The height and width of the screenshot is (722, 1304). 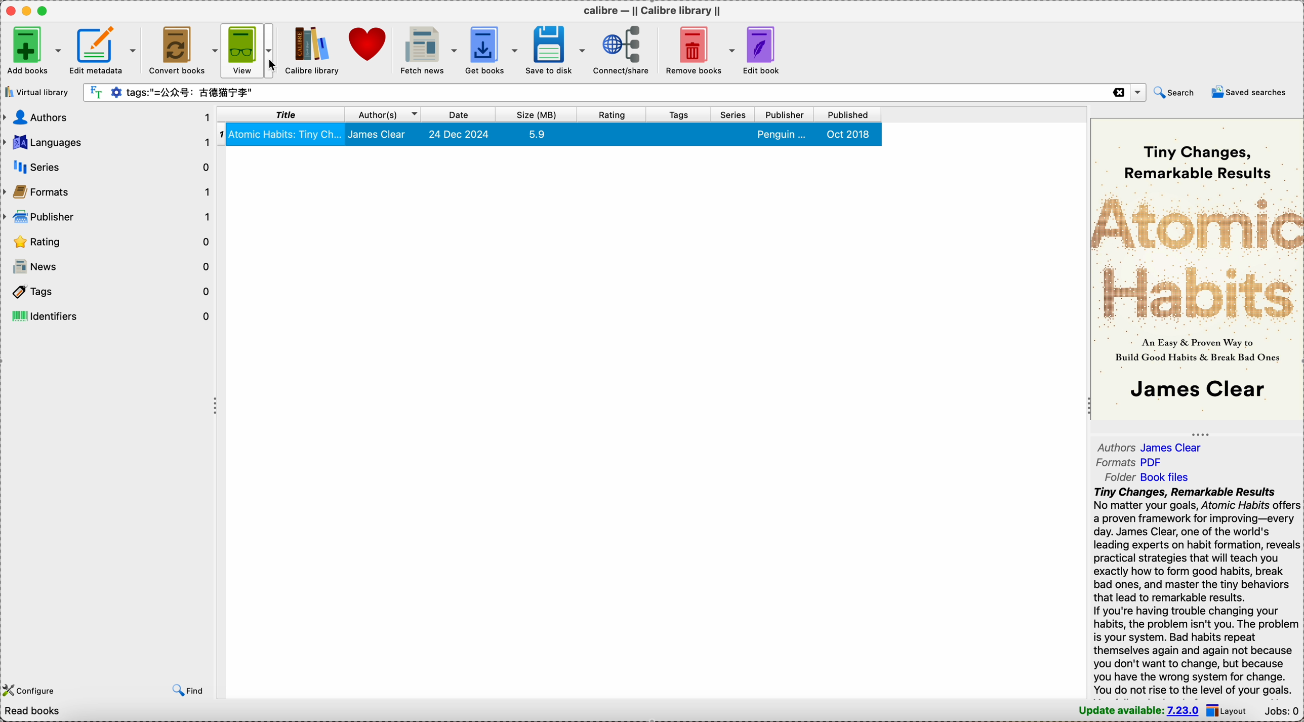 What do you see at coordinates (108, 240) in the screenshot?
I see `rating` at bounding box center [108, 240].